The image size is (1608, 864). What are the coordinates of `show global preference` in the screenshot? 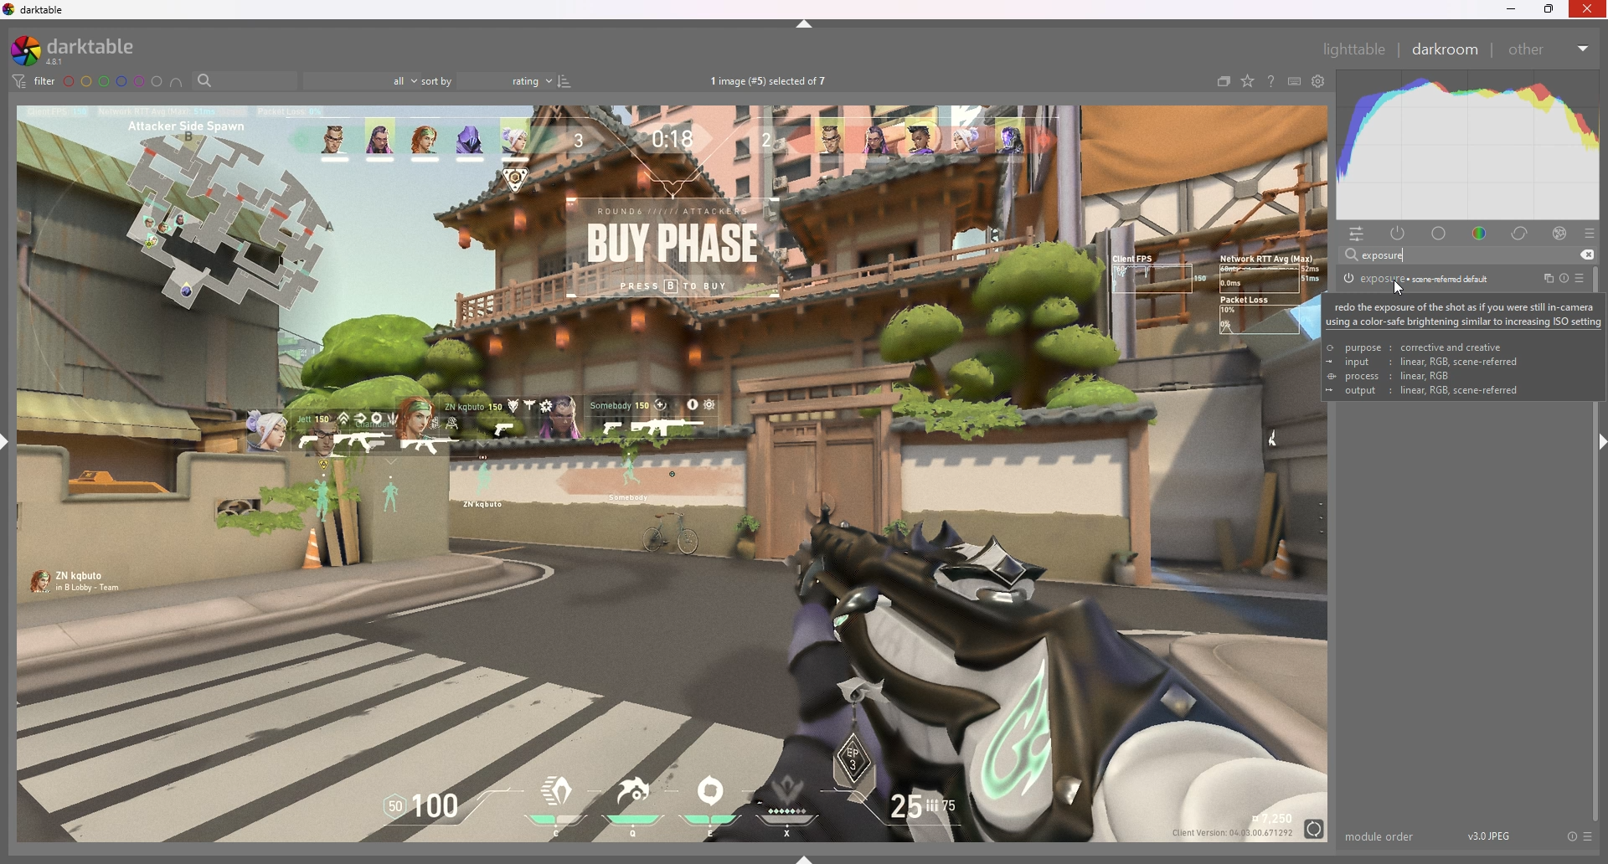 It's located at (1317, 81).